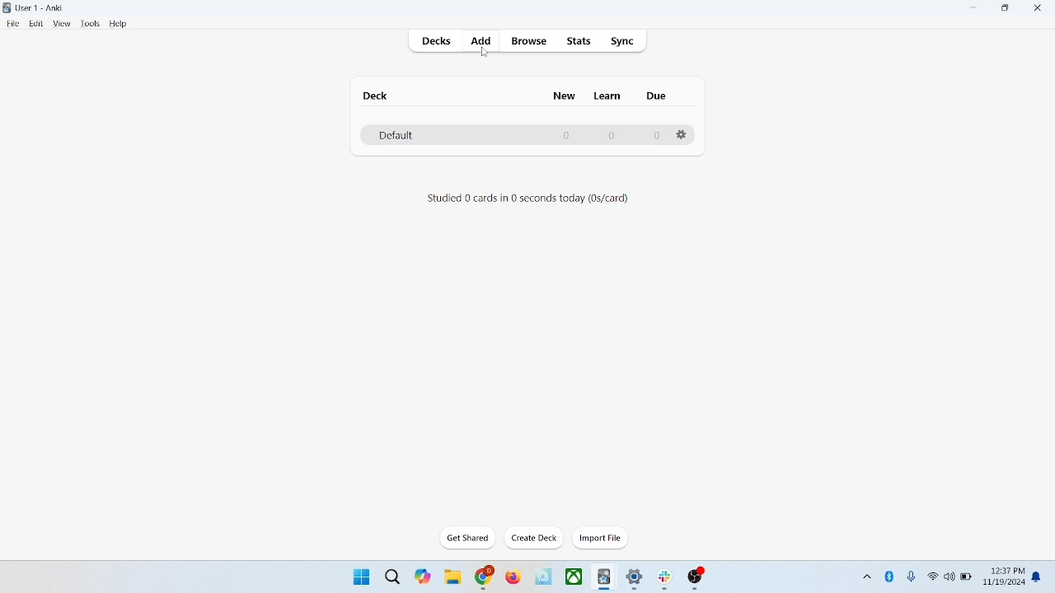  I want to click on 0, so click(656, 136).